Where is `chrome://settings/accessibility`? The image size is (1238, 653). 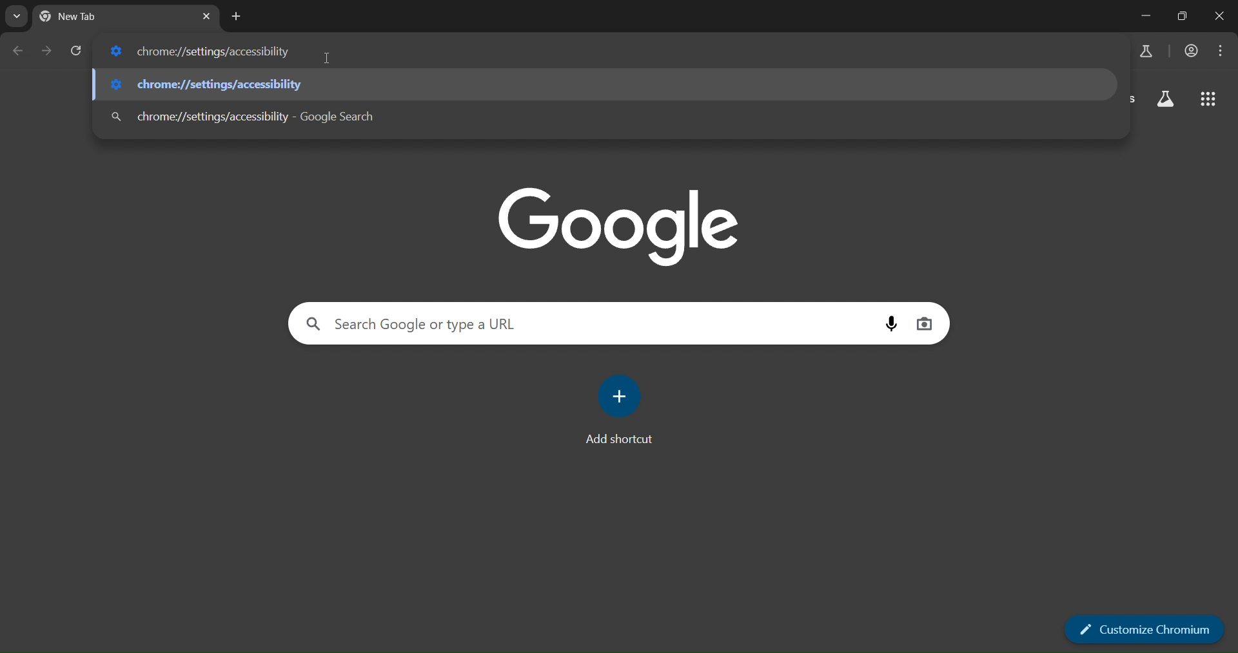
chrome://settings/accessibility is located at coordinates (599, 84).